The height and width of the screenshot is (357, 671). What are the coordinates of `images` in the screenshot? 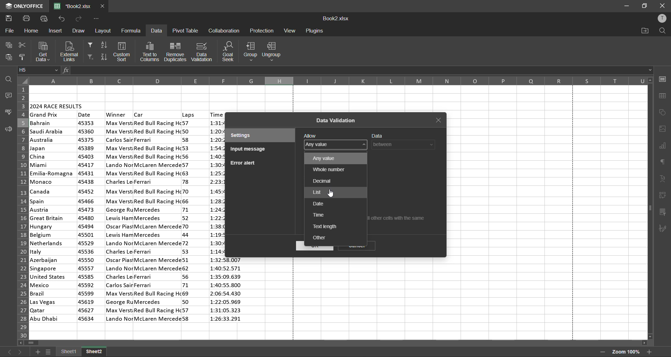 It's located at (663, 129).